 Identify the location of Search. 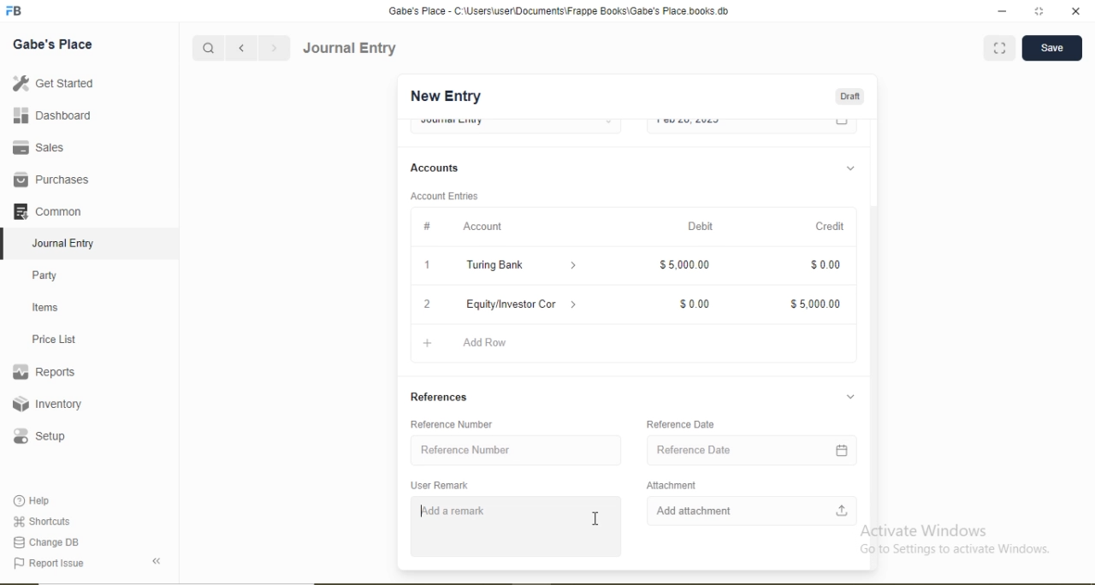
(207, 49).